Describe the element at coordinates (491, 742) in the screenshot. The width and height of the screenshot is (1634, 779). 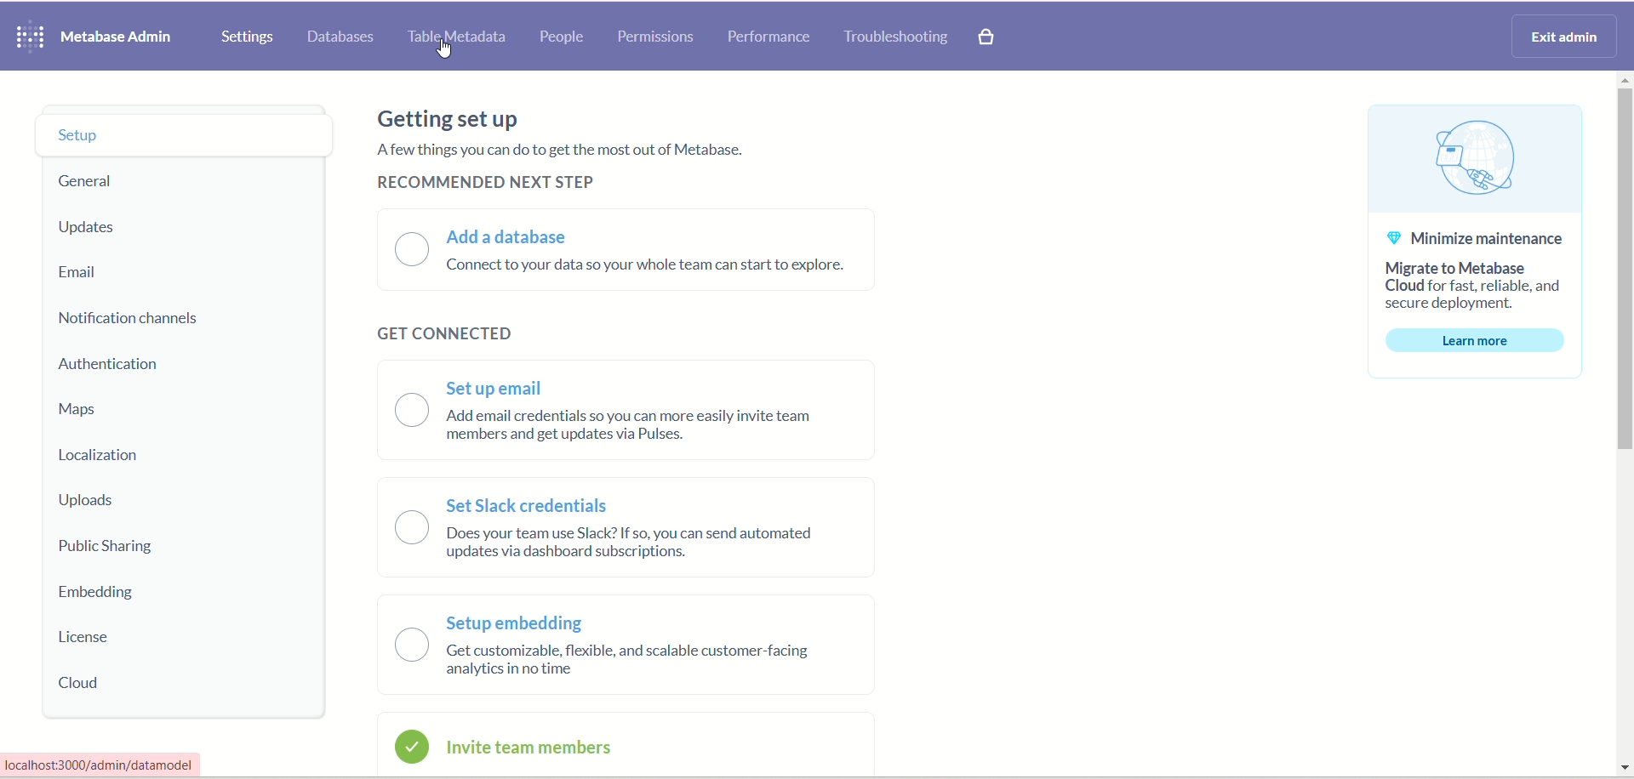
I see `invite team members ` at that location.